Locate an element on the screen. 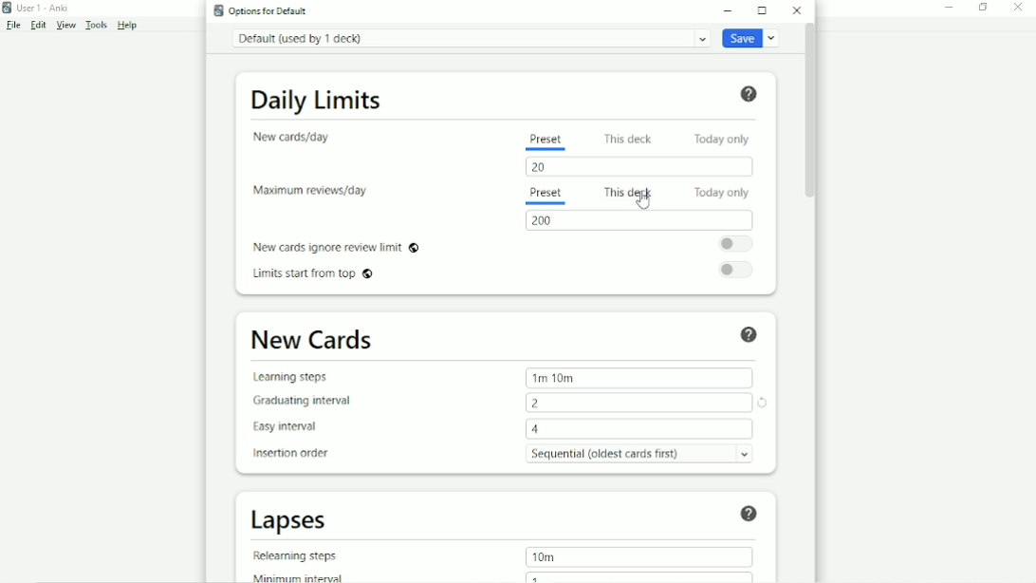  Default (used by 1 deck) is located at coordinates (470, 38).